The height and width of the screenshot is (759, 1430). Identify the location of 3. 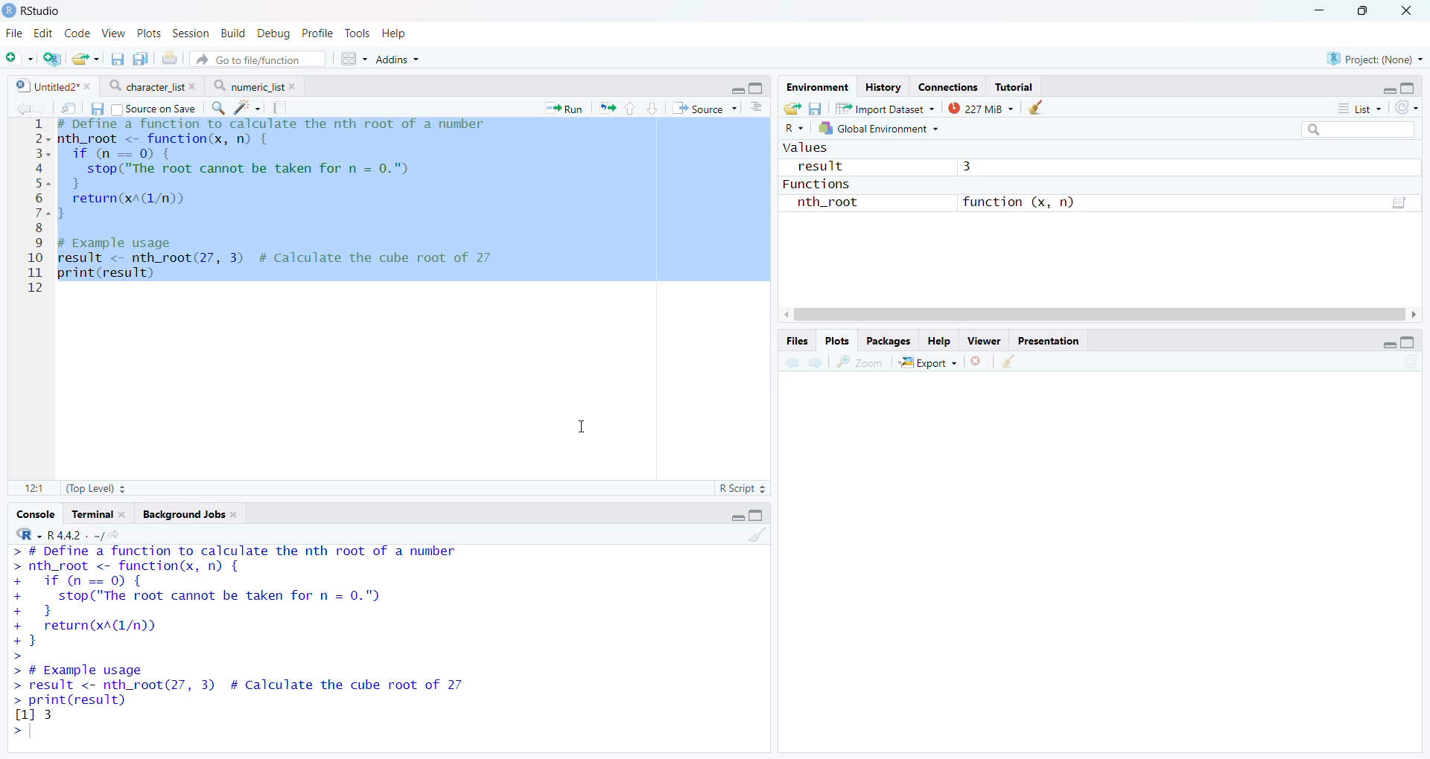
(973, 167).